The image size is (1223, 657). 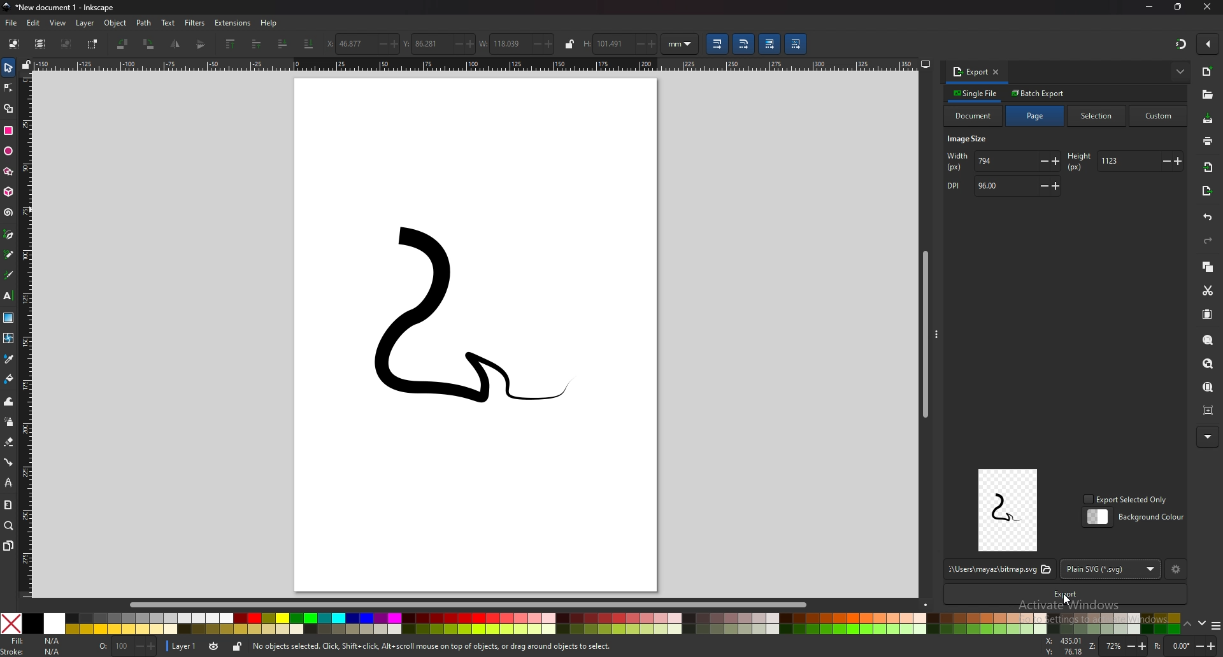 What do you see at coordinates (1178, 7) in the screenshot?
I see `resize` at bounding box center [1178, 7].